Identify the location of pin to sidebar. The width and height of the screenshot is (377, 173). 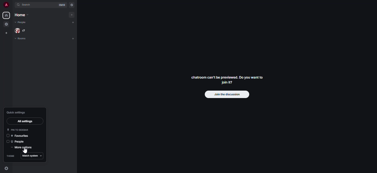
(19, 130).